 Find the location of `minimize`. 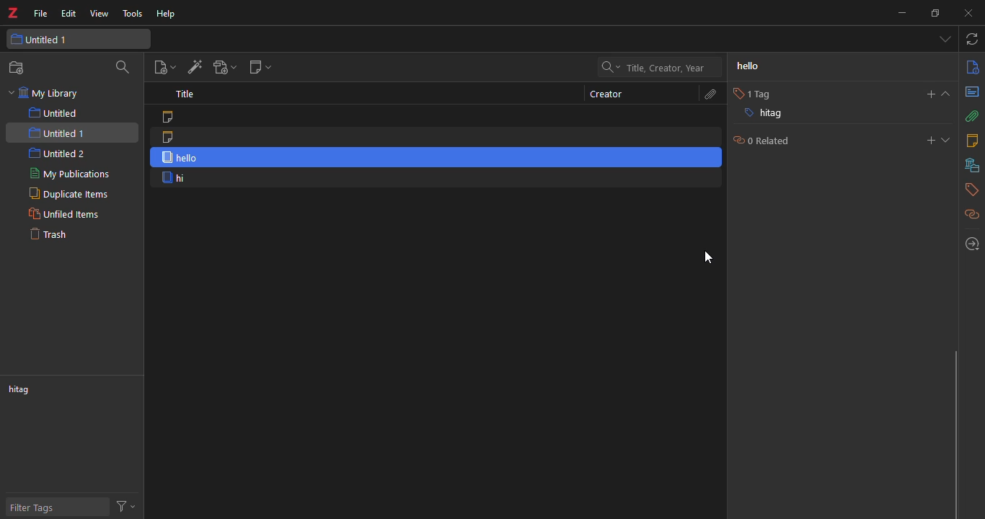

minimize is located at coordinates (901, 12).